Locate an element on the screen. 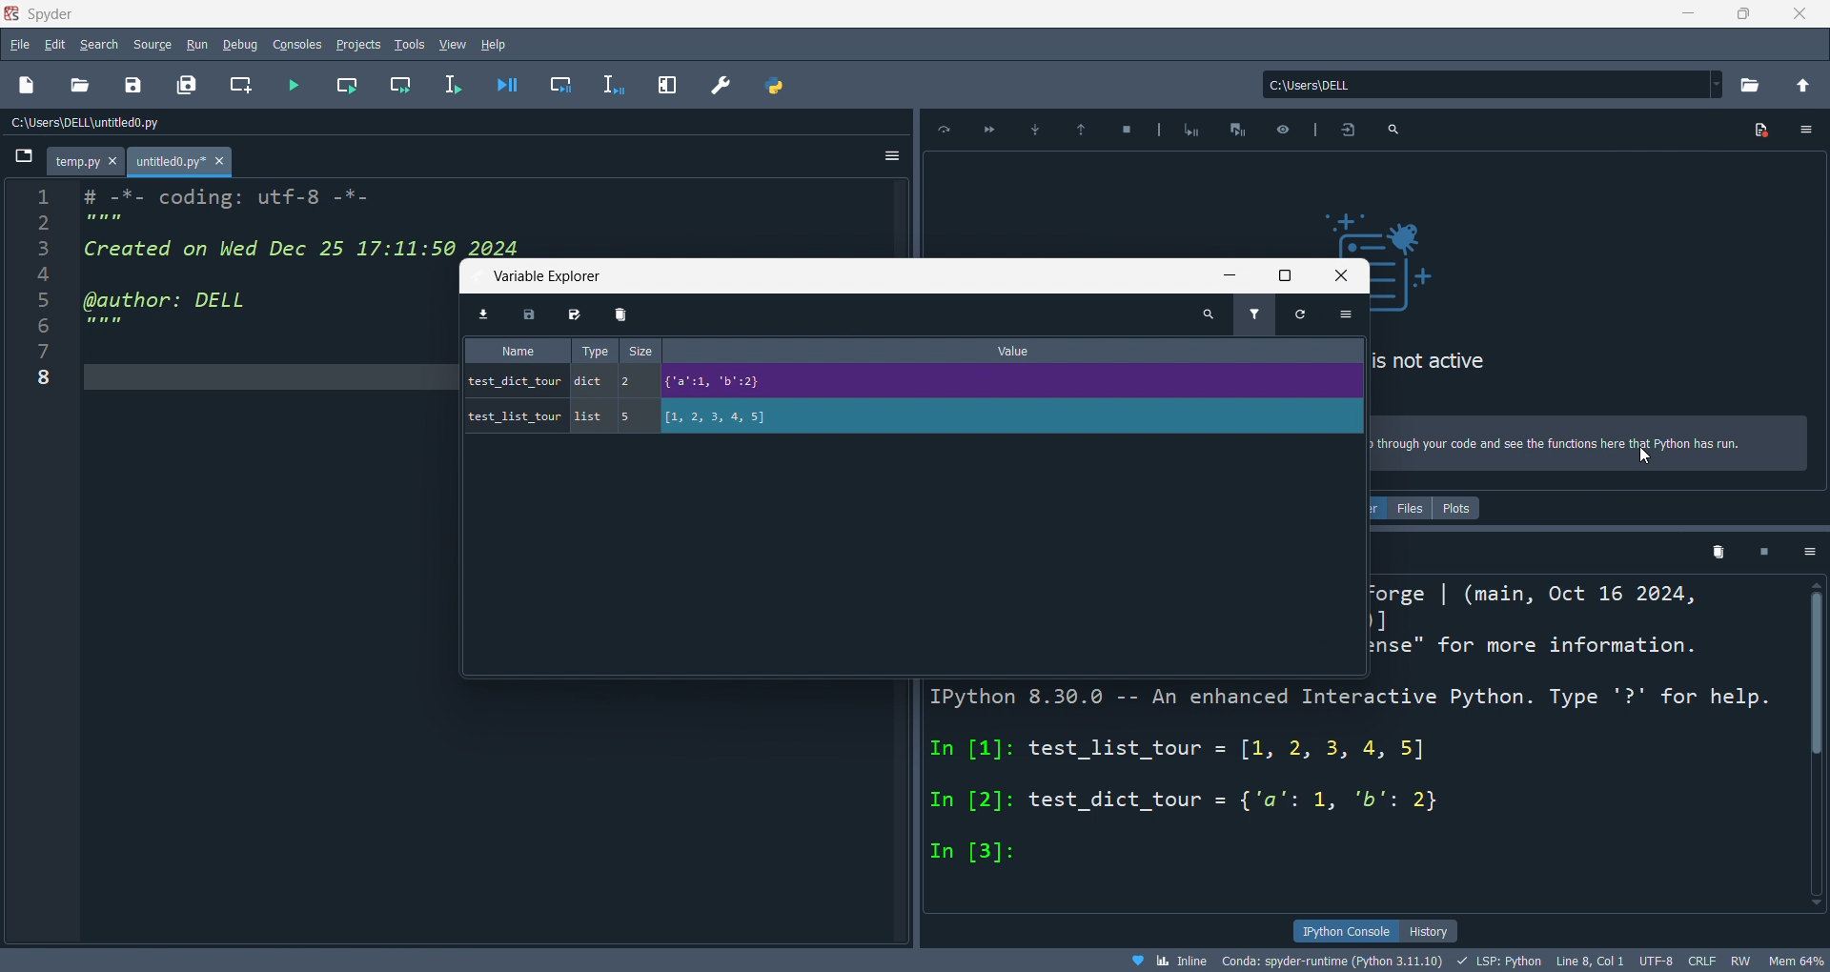  save is located at coordinates (133, 85).